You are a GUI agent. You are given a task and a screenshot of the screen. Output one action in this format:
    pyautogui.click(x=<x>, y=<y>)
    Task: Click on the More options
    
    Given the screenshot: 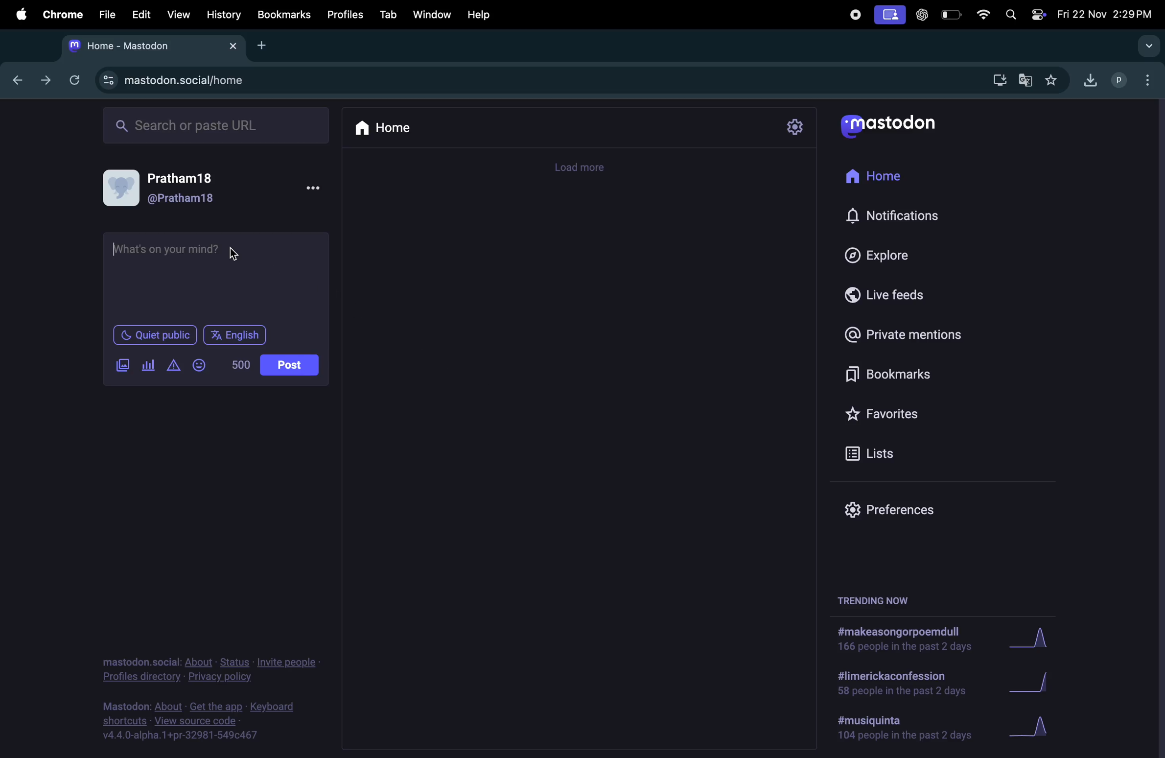 What is the action you would take?
    pyautogui.click(x=313, y=191)
    